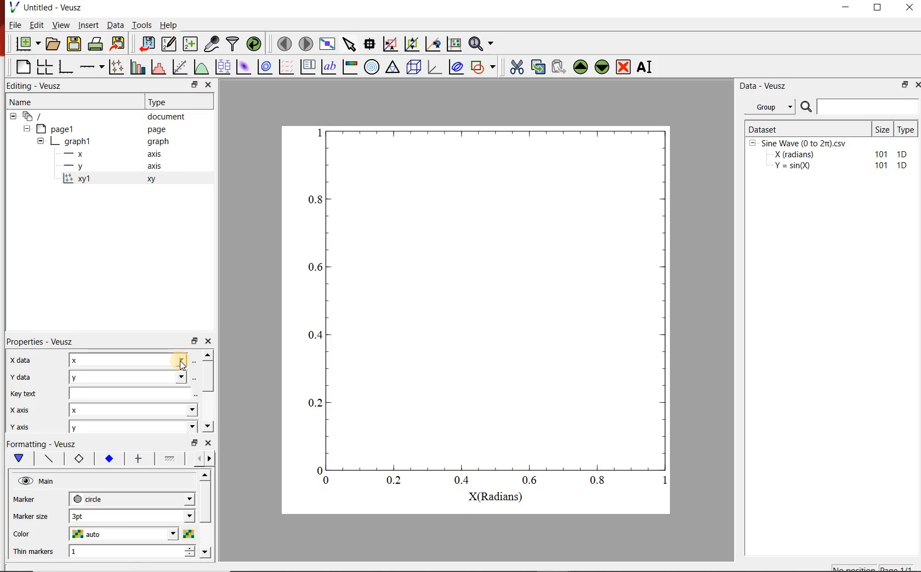 This screenshot has width=921, height=572. Describe the element at coordinates (873, 567) in the screenshot. I see `no positions` at that location.